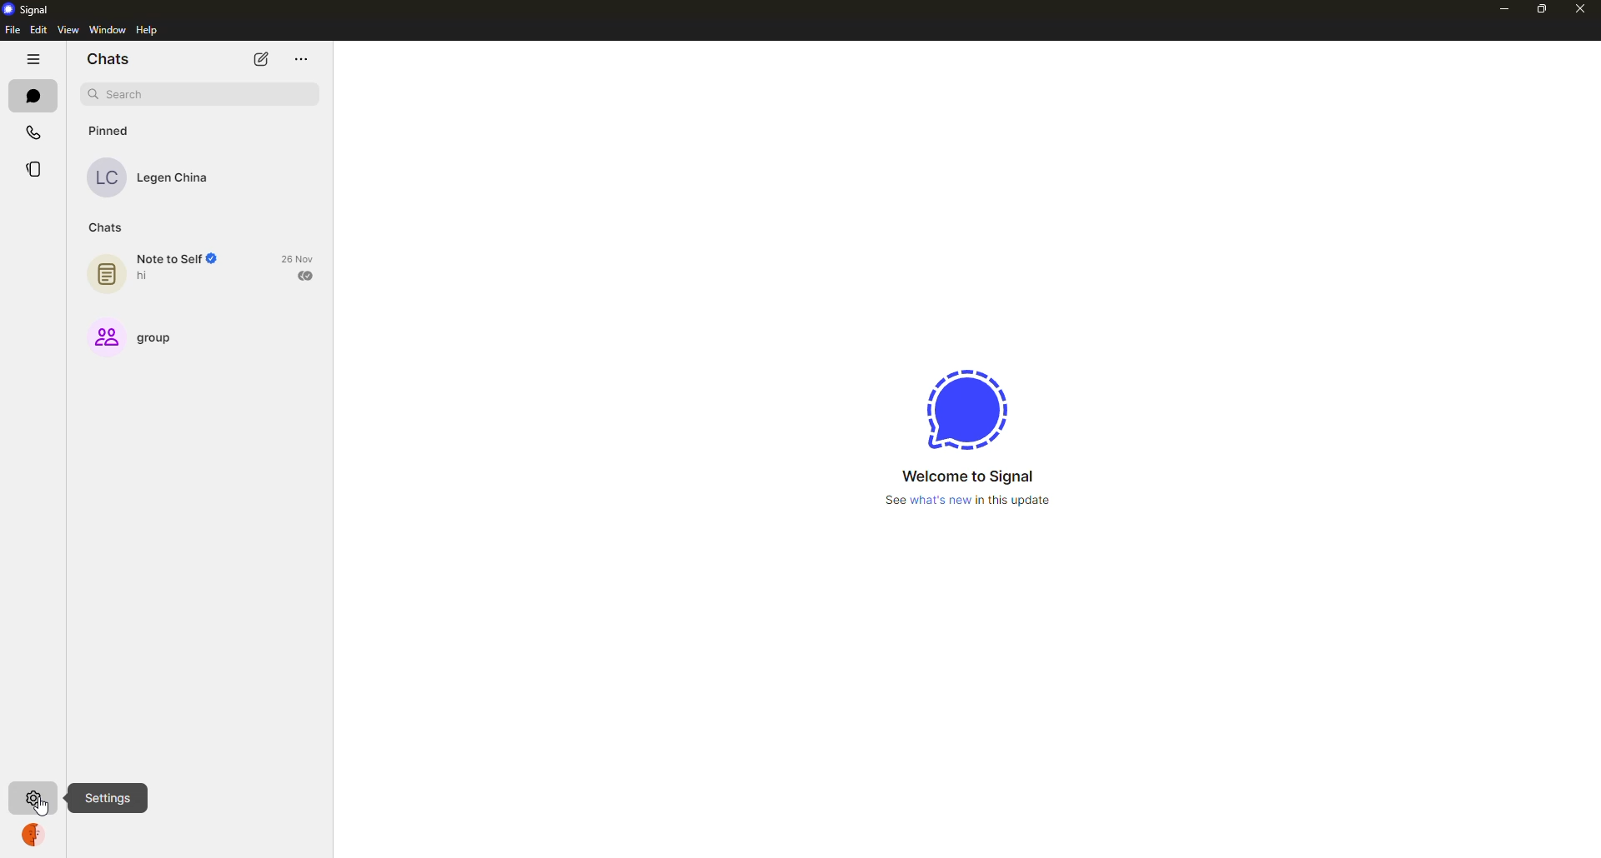 This screenshot has height=858, width=1601. What do you see at coordinates (32, 836) in the screenshot?
I see `profile` at bounding box center [32, 836].